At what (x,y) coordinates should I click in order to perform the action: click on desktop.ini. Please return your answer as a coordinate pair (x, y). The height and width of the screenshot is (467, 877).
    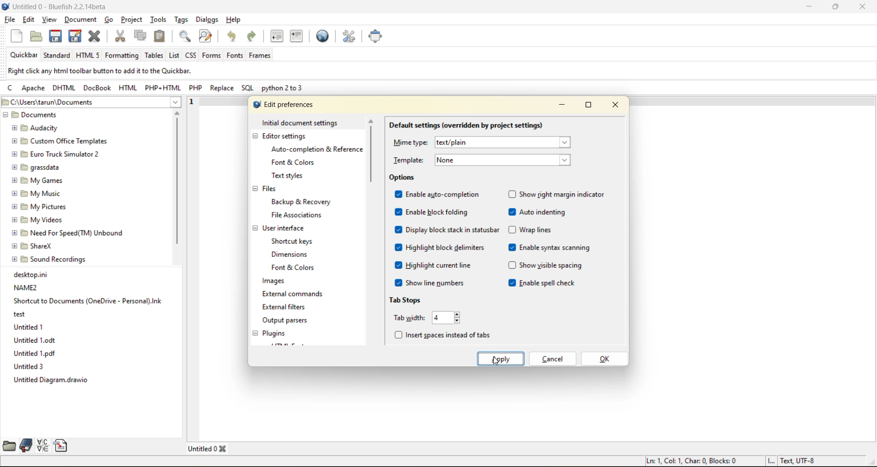
    Looking at the image, I should click on (33, 274).